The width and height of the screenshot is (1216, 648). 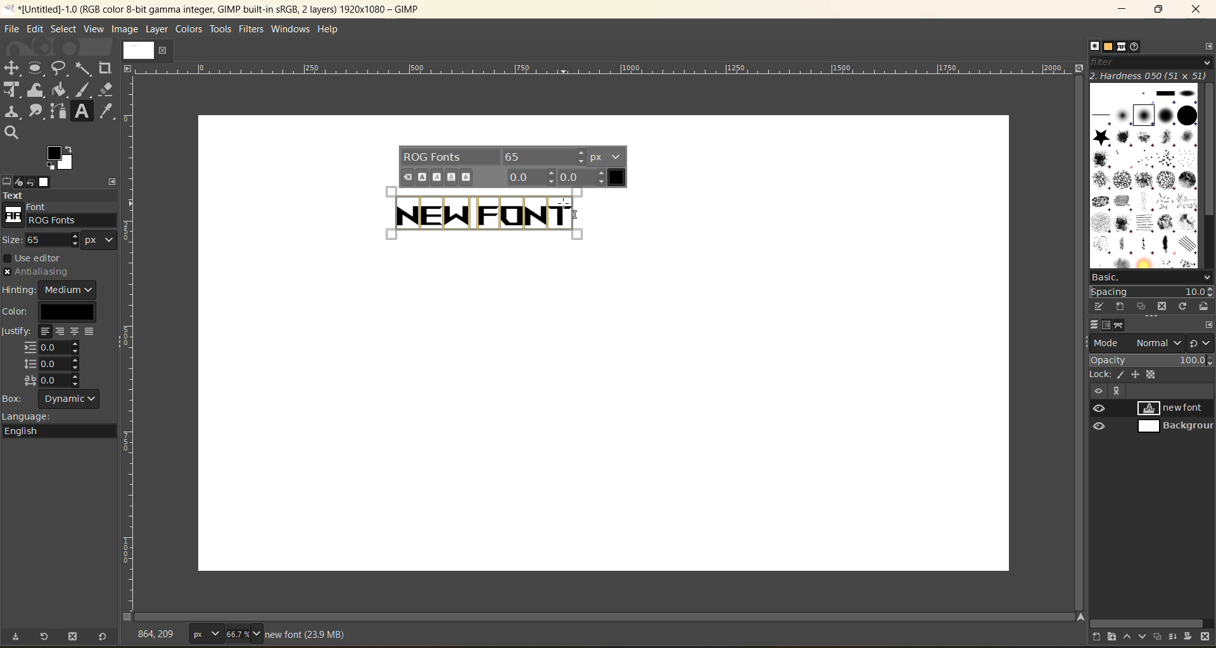 What do you see at coordinates (1208, 48) in the screenshot?
I see `configure` at bounding box center [1208, 48].